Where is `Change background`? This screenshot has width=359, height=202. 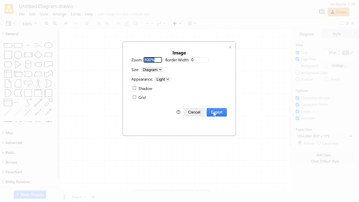
Change background is located at coordinates (339, 66).